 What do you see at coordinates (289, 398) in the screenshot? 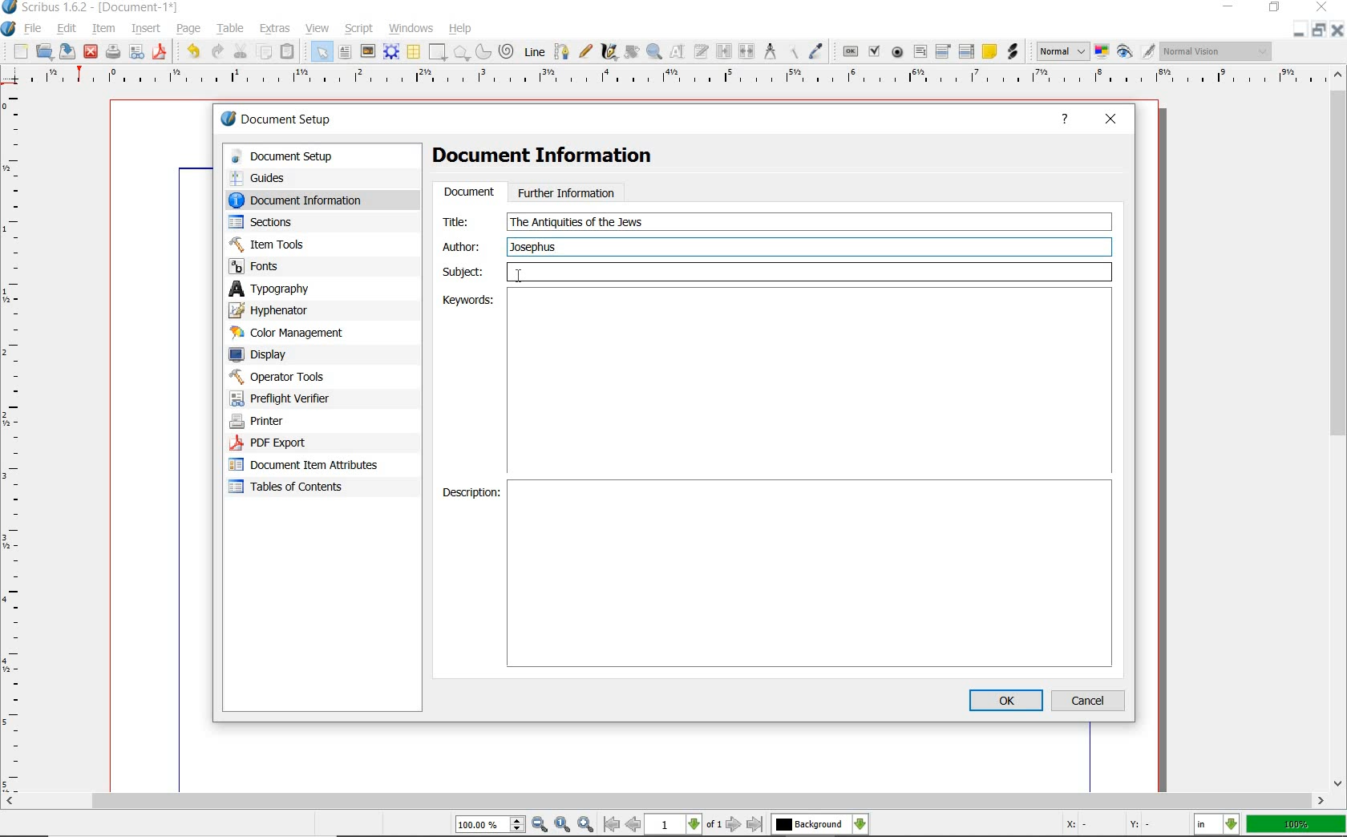
I see `preflight verifier` at bounding box center [289, 398].